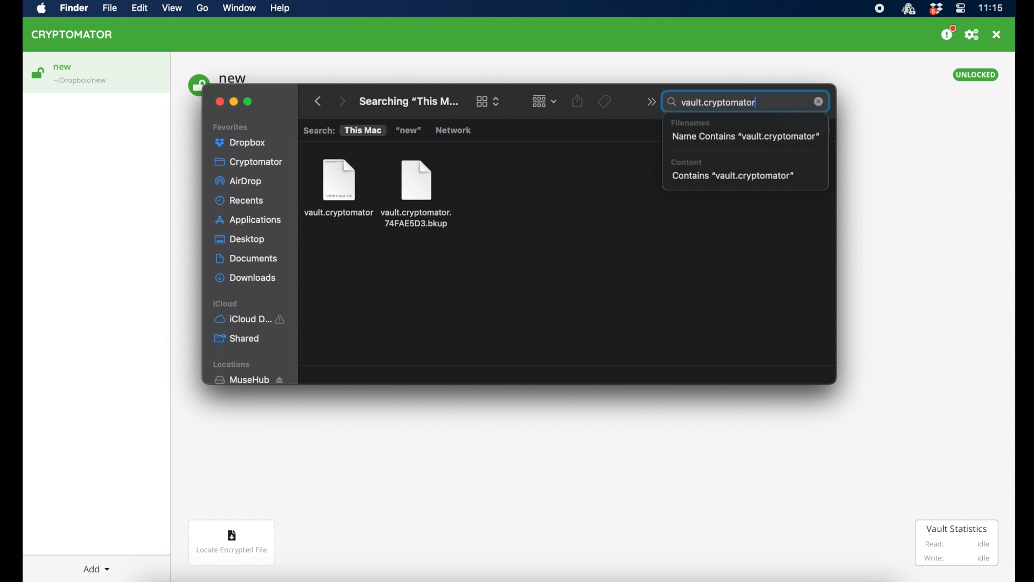 This screenshot has width=1034, height=582. I want to click on name contains "vault.cryptomator", so click(745, 137).